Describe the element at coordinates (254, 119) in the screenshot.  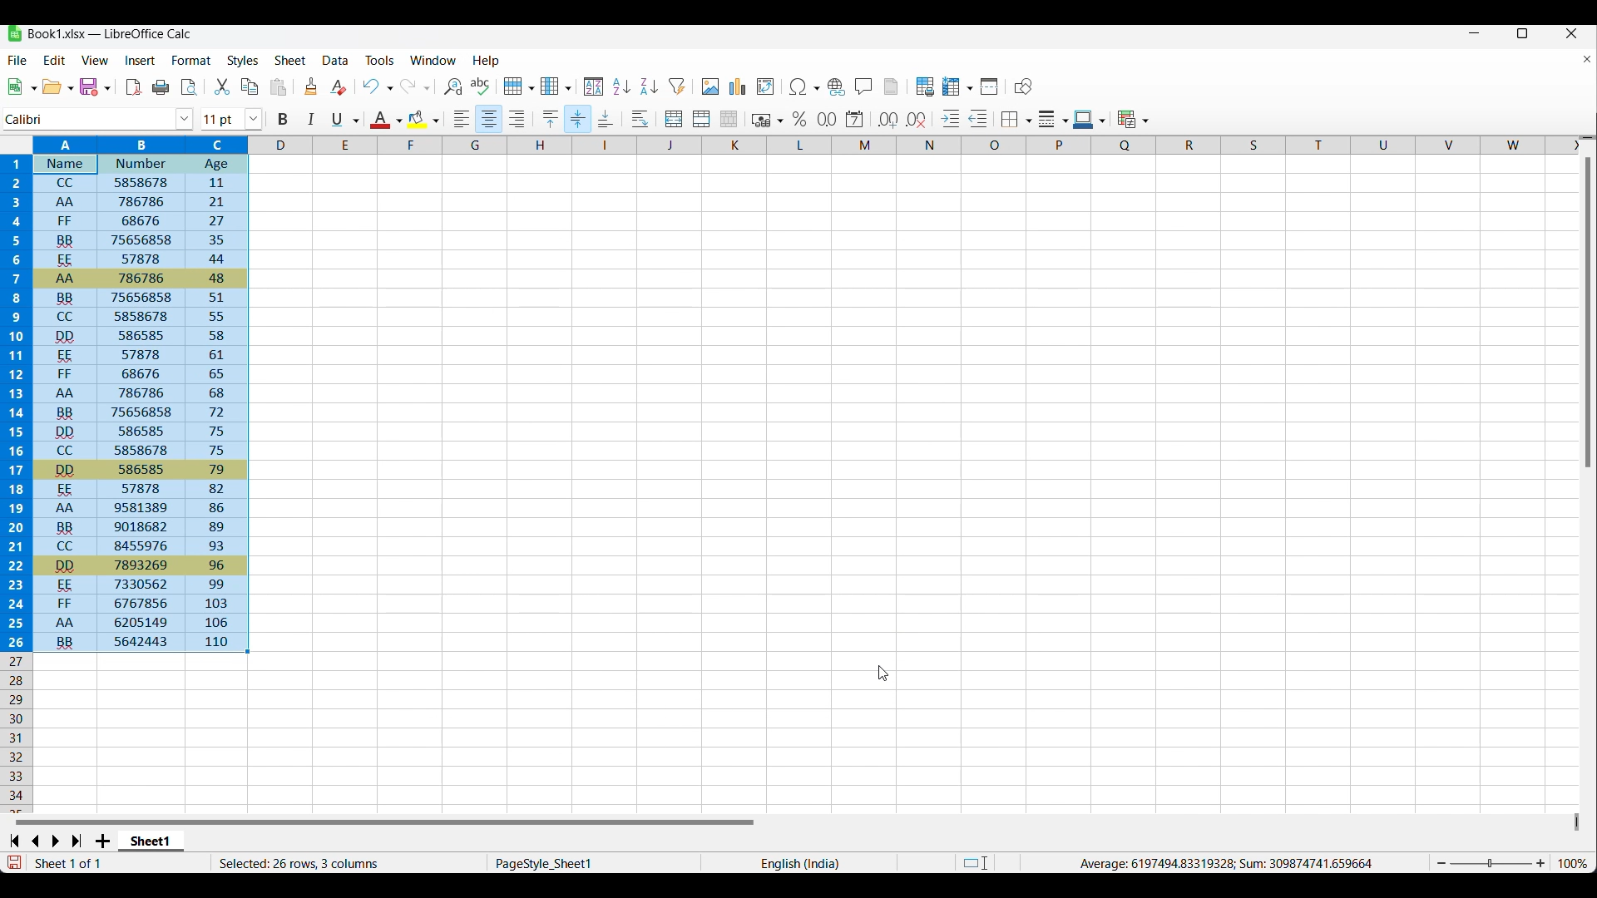
I see `Font size options` at that location.